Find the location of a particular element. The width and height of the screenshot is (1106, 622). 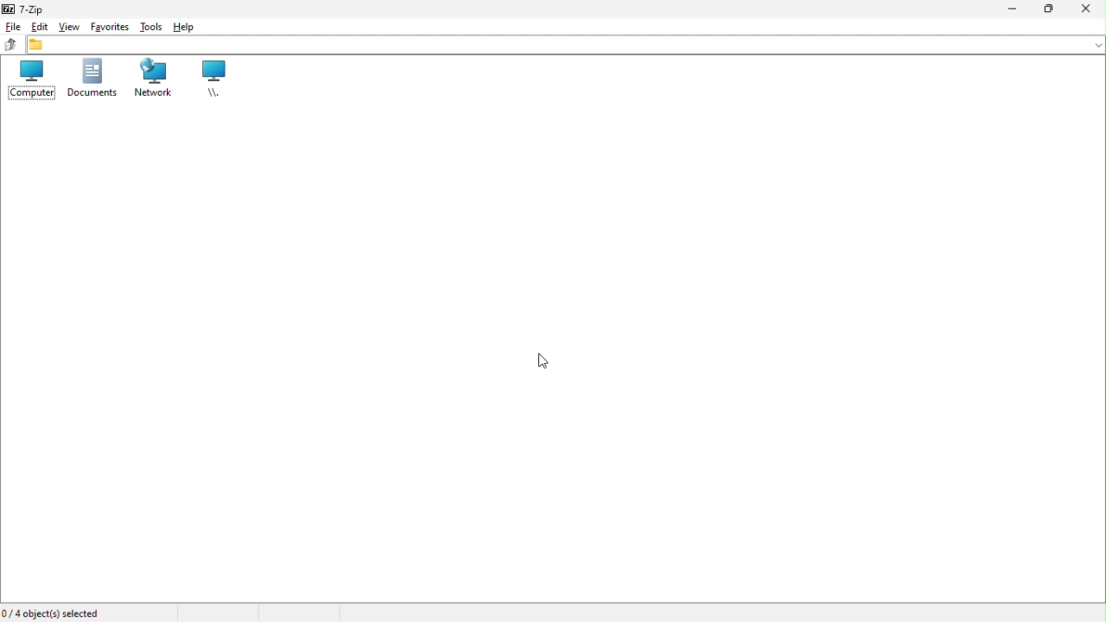

Favourite is located at coordinates (106, 26).